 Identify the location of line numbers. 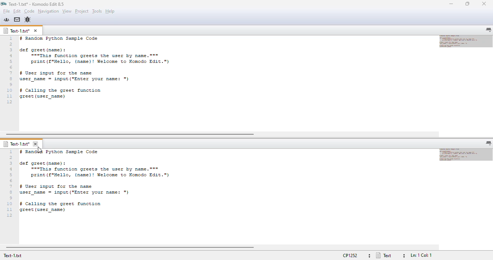
(10, 184).